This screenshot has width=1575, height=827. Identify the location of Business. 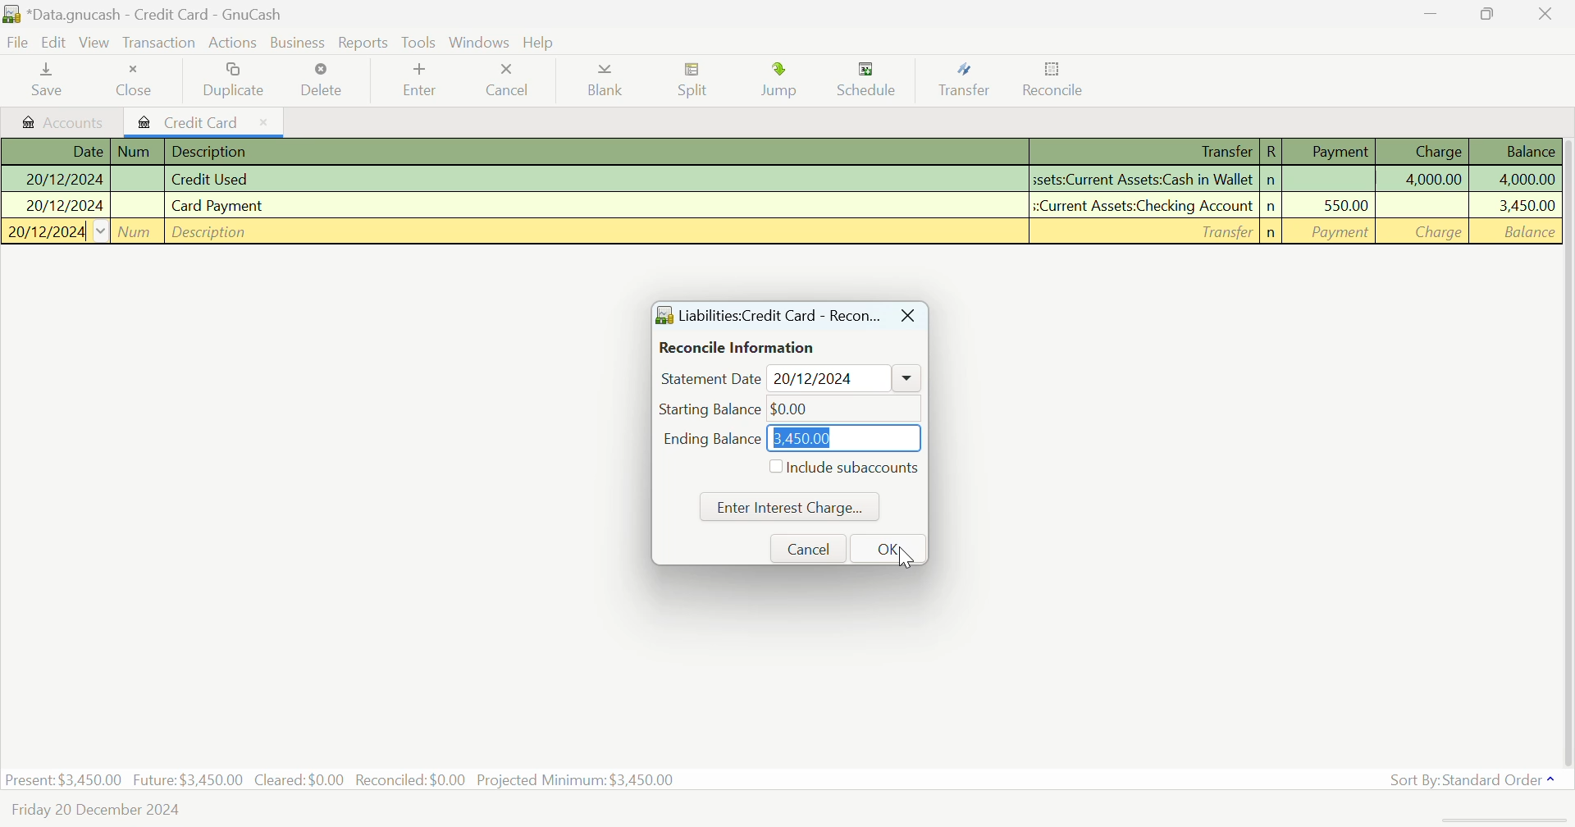
(296, 41).